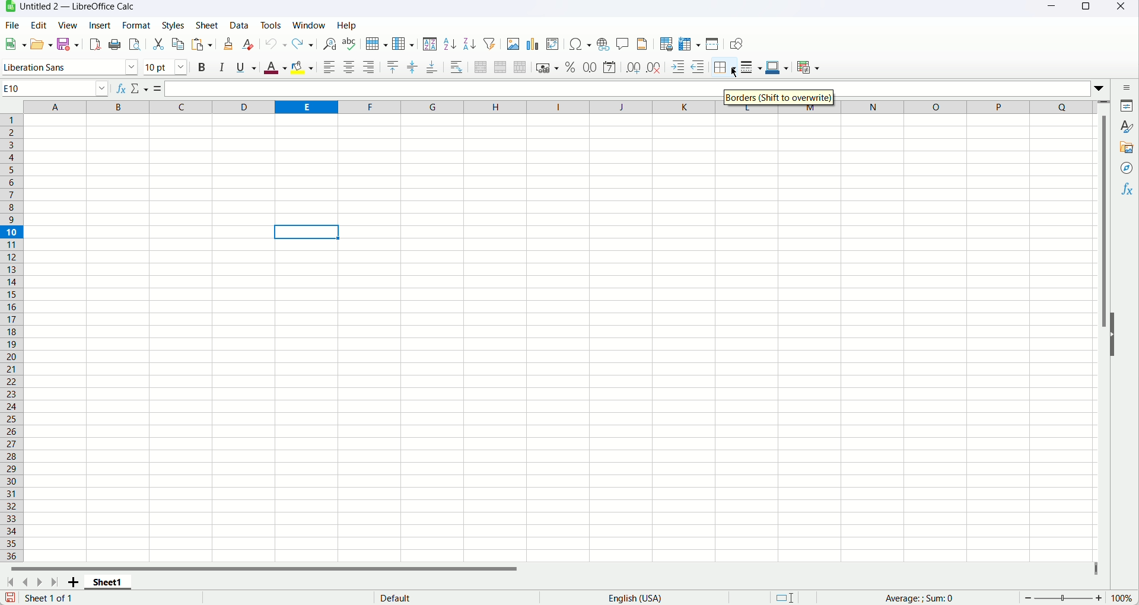 Image resolution: width=1139 pixels, height=605 pixels. Describe the element at coordinates (548, 68) in the screenshot. I see `Format as currency` at that location.